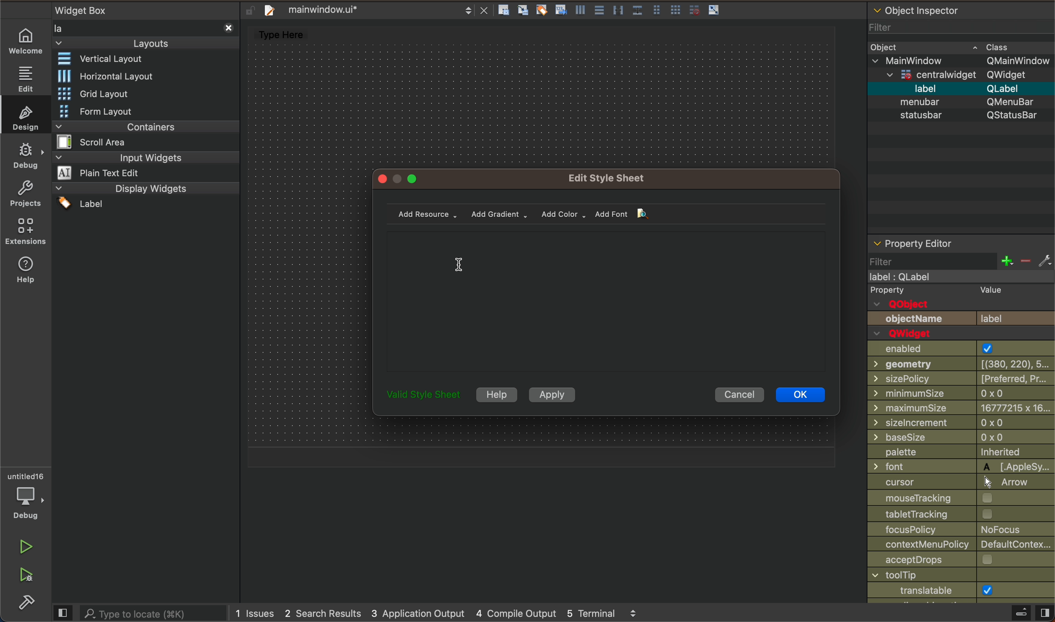 This screenshot has height=622, width=1055. I want to click on 2 search result, so click(327, 613).